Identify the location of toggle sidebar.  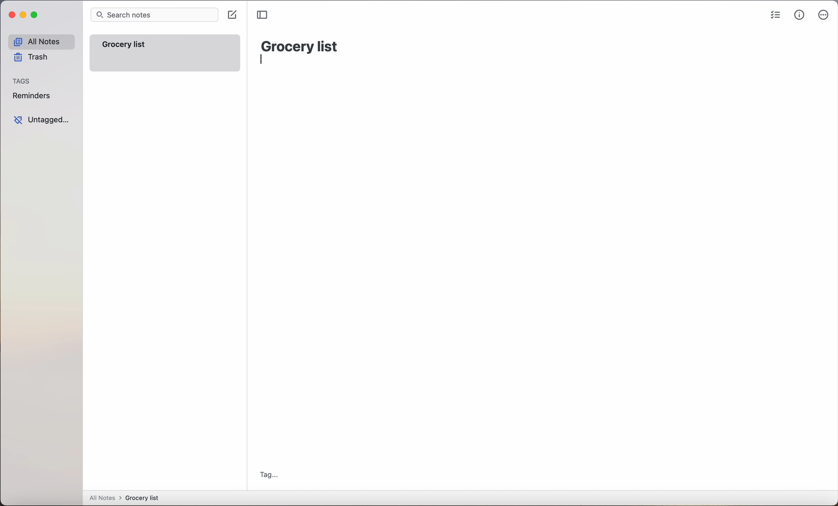
(263, 15).